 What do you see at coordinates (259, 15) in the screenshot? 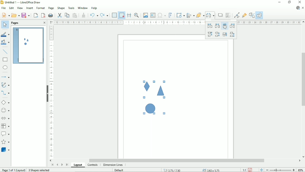
I see `Show draw functions` at bounding box center [259, 15].